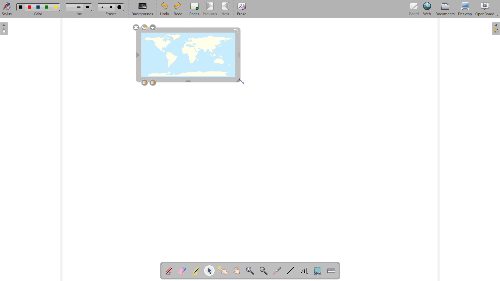 This screenshot has width=500, height=281. I want to click on erase annotations, so click(182, 270).